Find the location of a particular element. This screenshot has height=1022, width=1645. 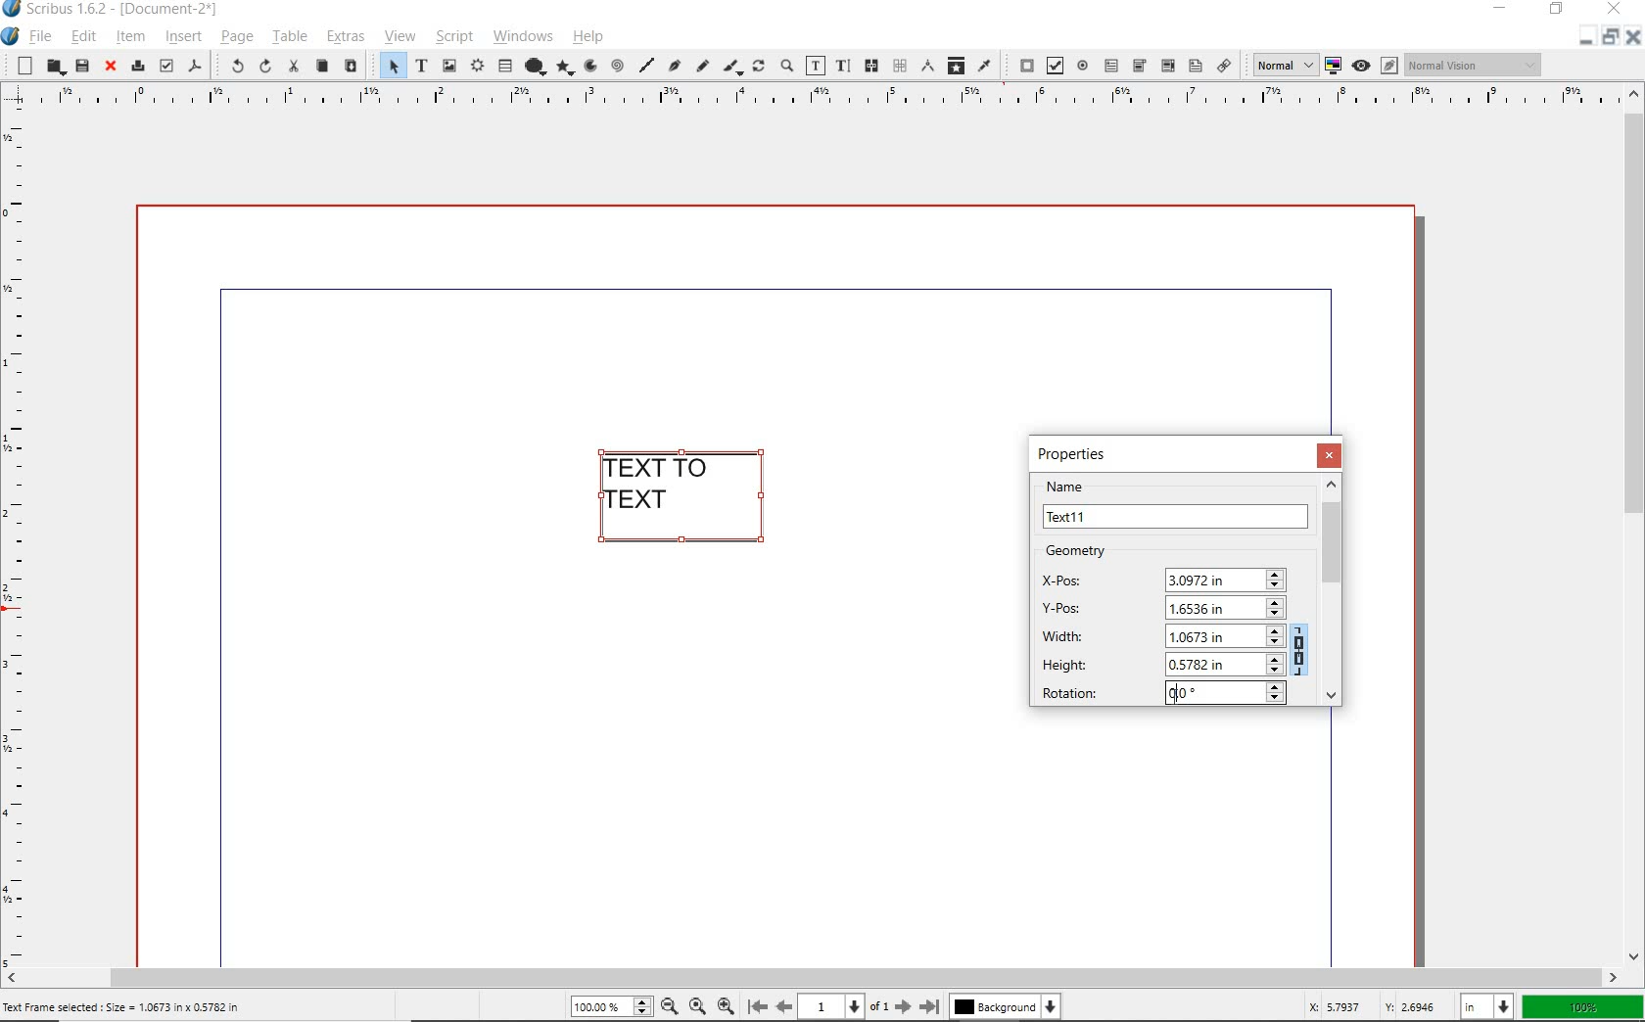

move to next is located at coordinates (907, 1009).